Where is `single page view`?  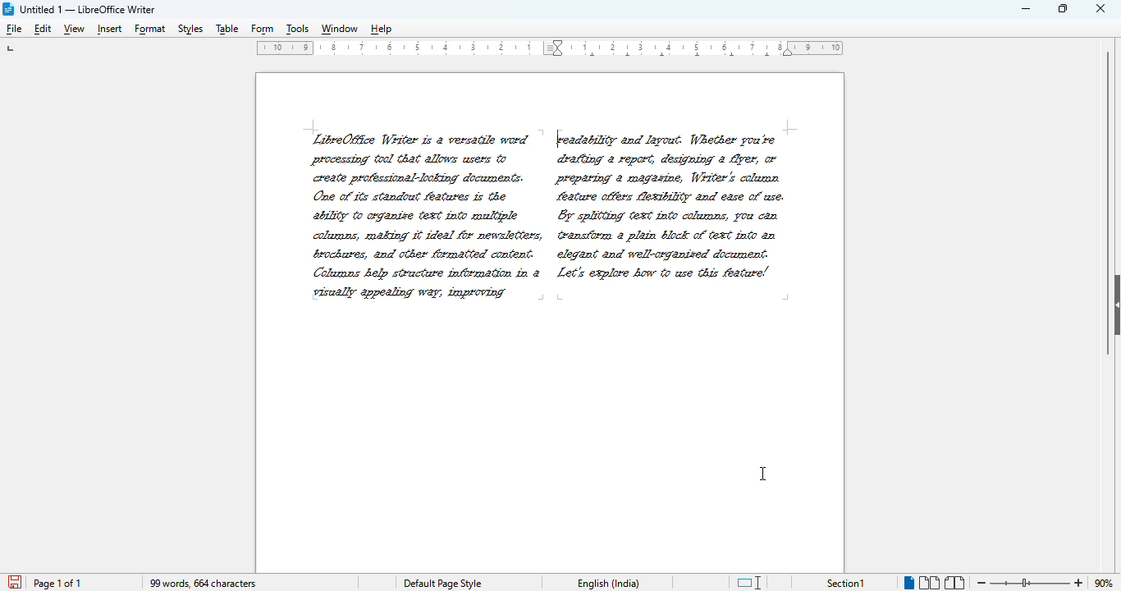
single page view is located at coordinates (907, 583).